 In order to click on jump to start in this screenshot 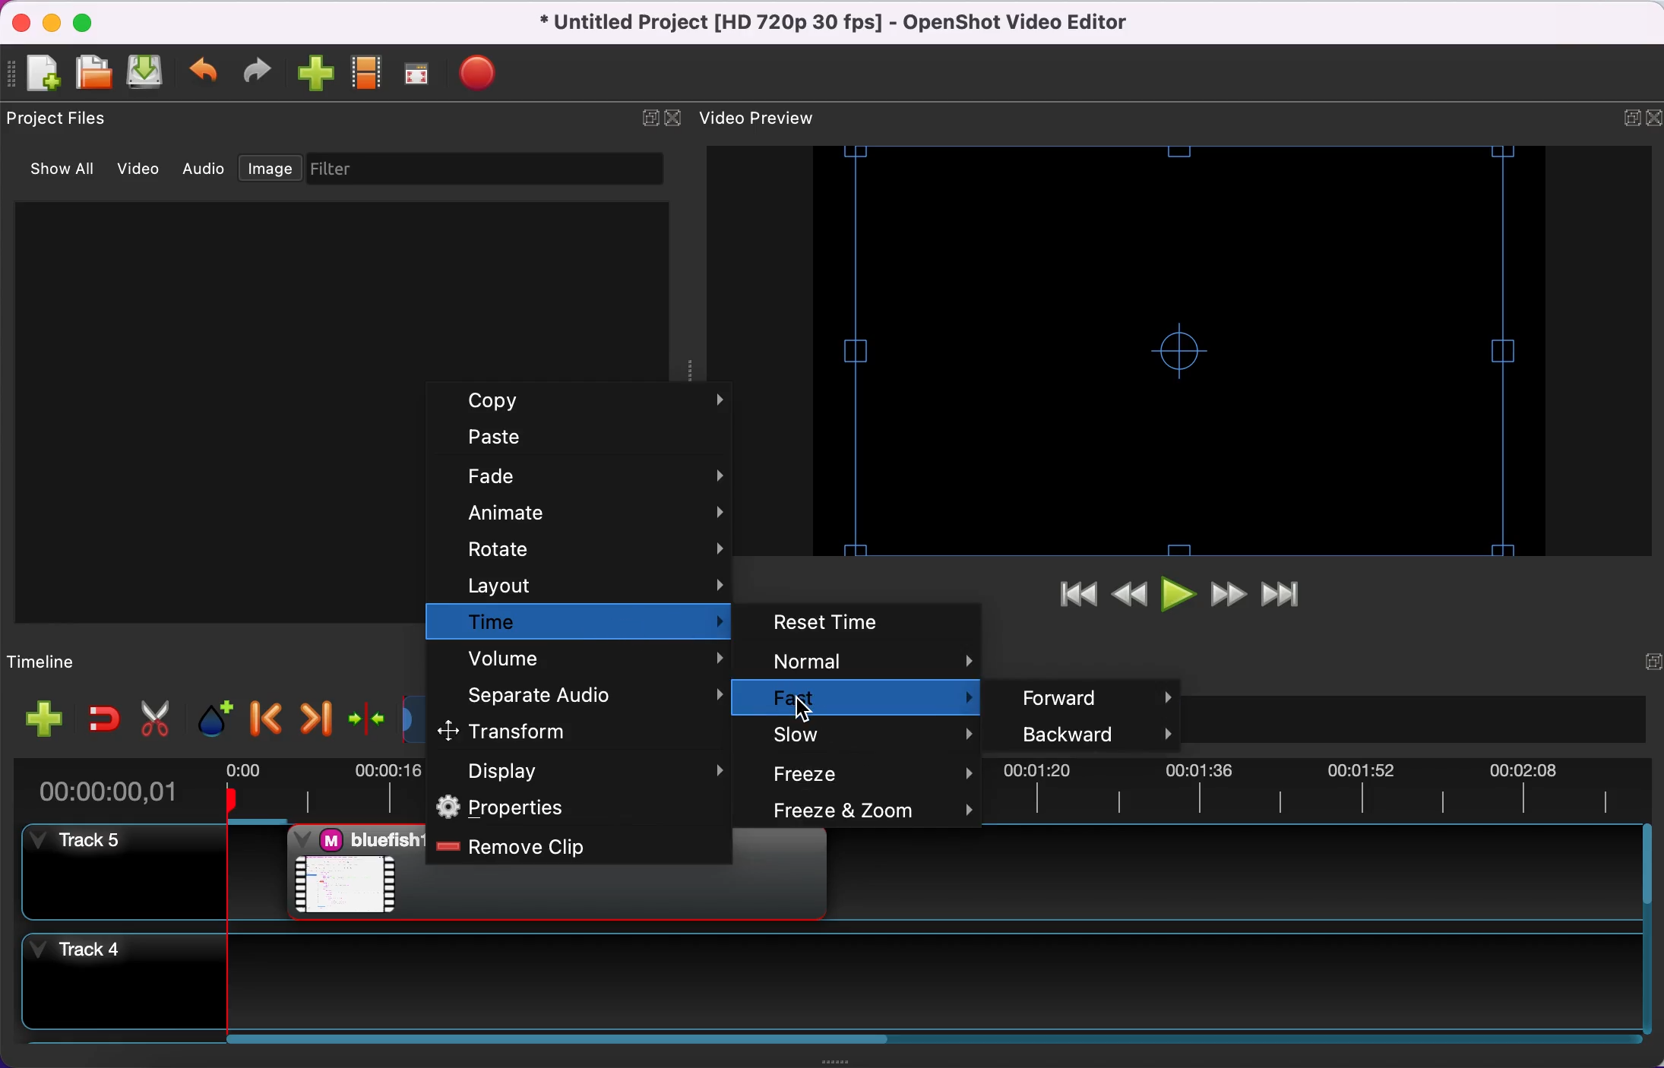, I will do `click(1074, 597)`.